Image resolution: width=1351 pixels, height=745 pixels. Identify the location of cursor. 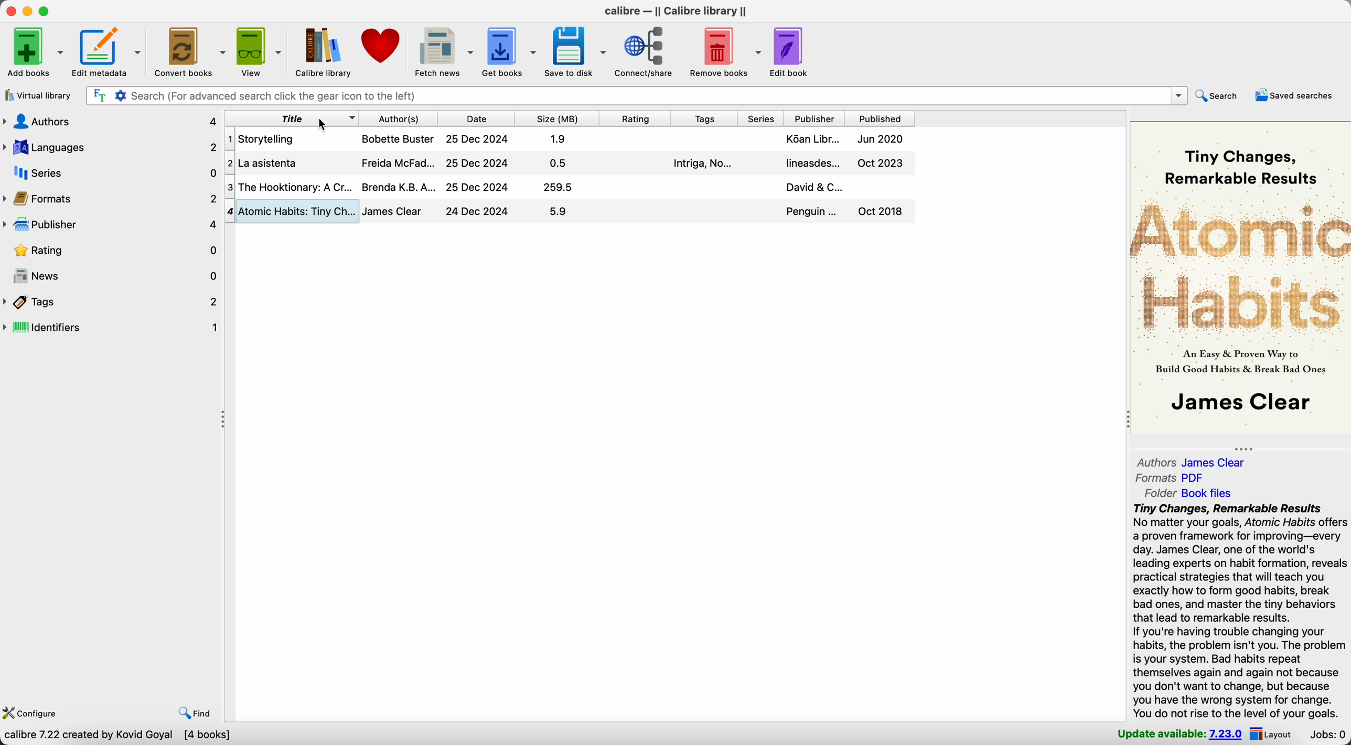
(324, 125).